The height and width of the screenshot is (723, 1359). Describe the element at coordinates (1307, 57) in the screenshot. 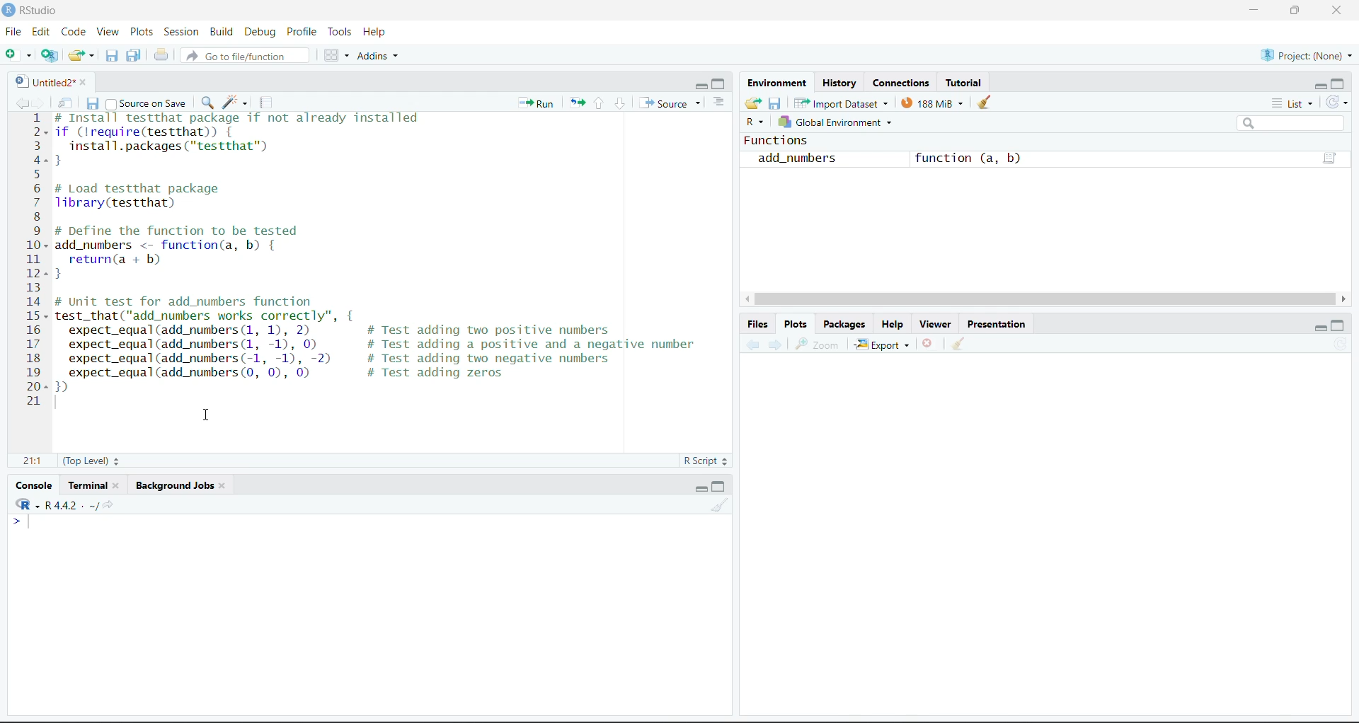

I see `Project(None)` at that location.